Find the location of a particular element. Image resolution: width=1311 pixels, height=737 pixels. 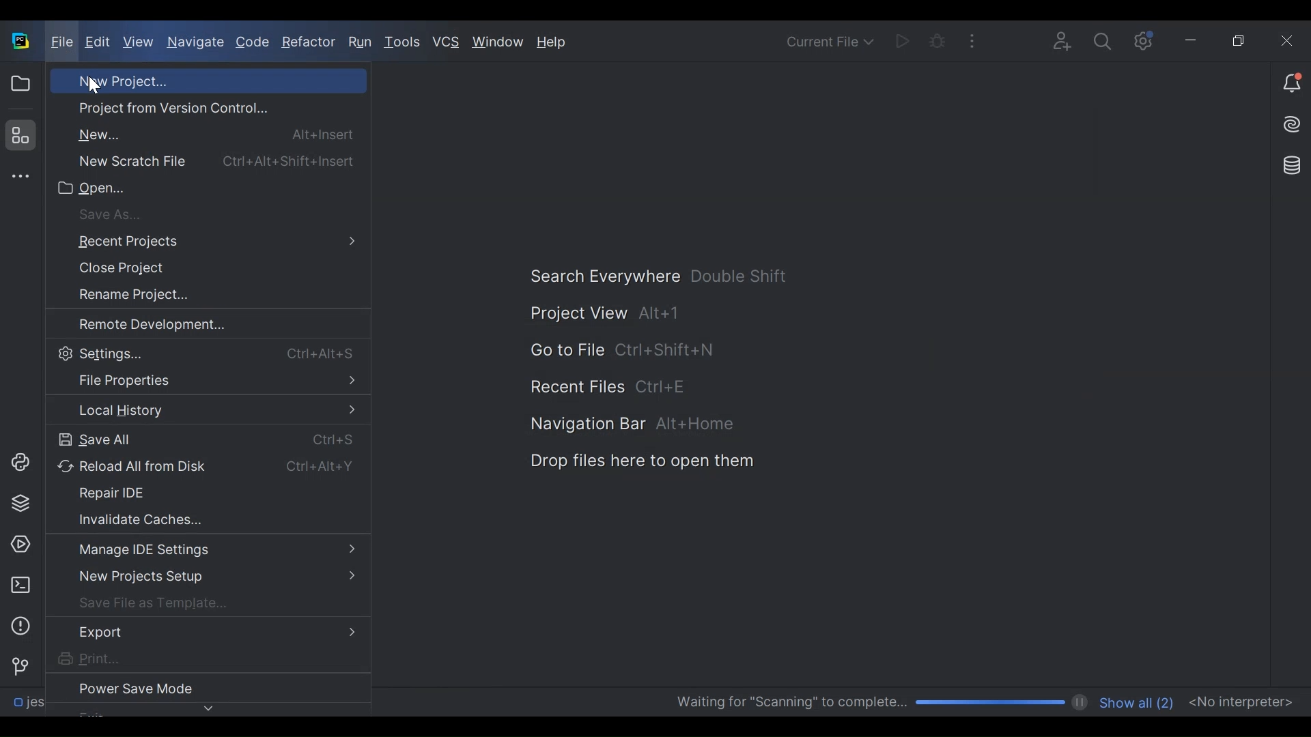

Restore is located at coordinates (1239, 40).